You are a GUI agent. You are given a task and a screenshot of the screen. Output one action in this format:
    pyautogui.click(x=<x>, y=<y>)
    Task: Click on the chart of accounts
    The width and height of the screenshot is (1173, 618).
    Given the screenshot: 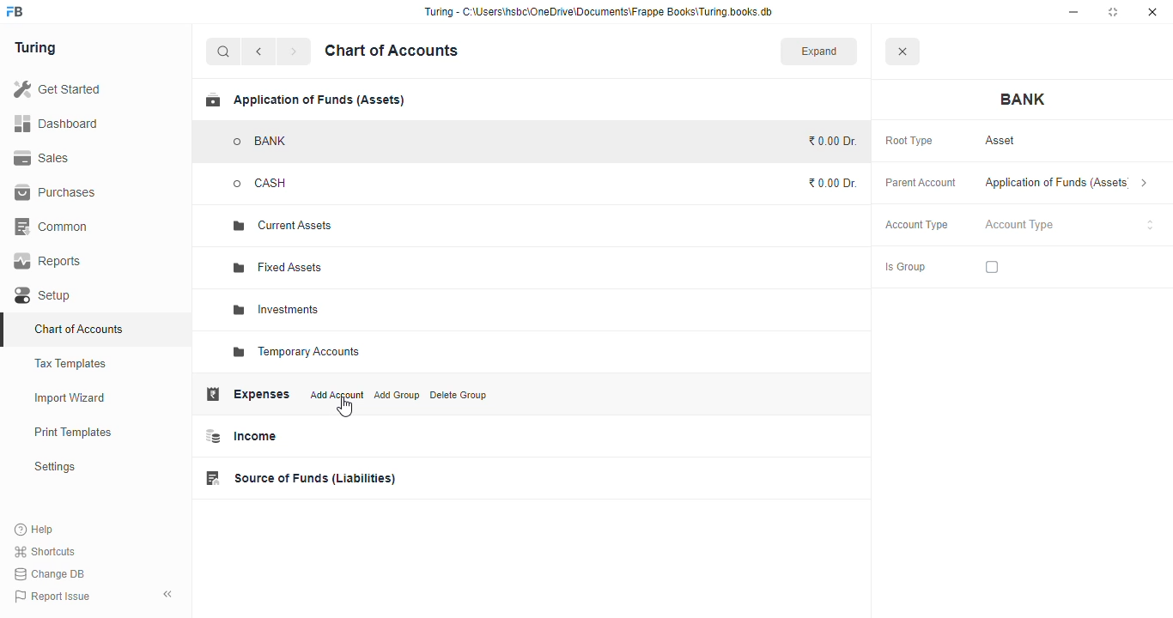 What is the action you would take?
    pyautogui.click(x=79, y=329)
    